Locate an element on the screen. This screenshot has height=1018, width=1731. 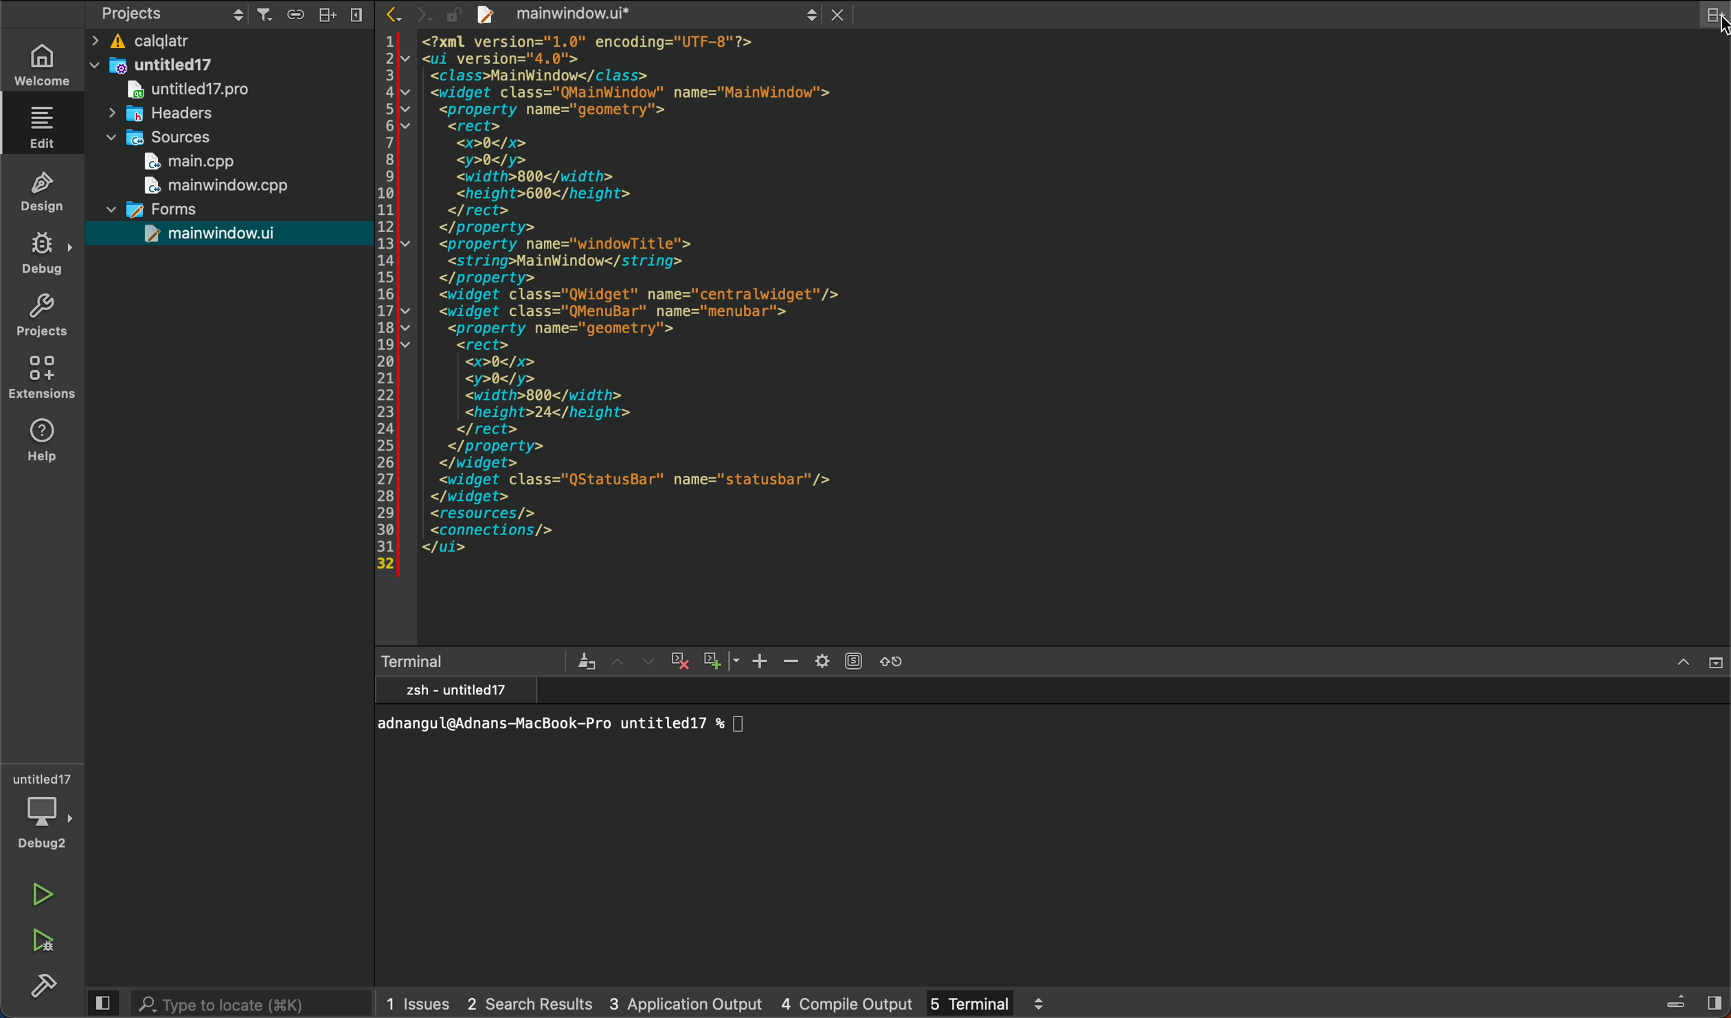
file tab is located at coordinates (630, 14).